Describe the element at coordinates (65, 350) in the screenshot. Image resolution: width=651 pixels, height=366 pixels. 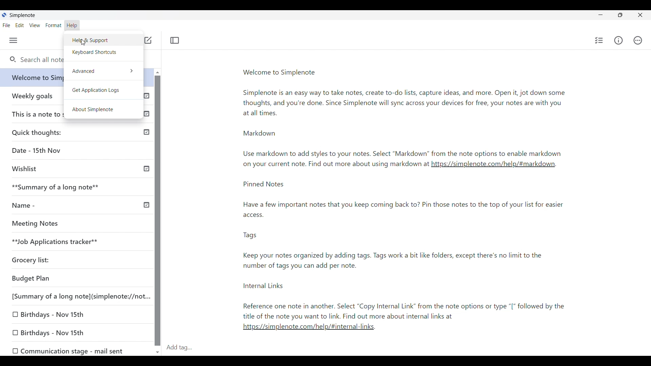
I see `OO Communication stage - mail sent` at that location.